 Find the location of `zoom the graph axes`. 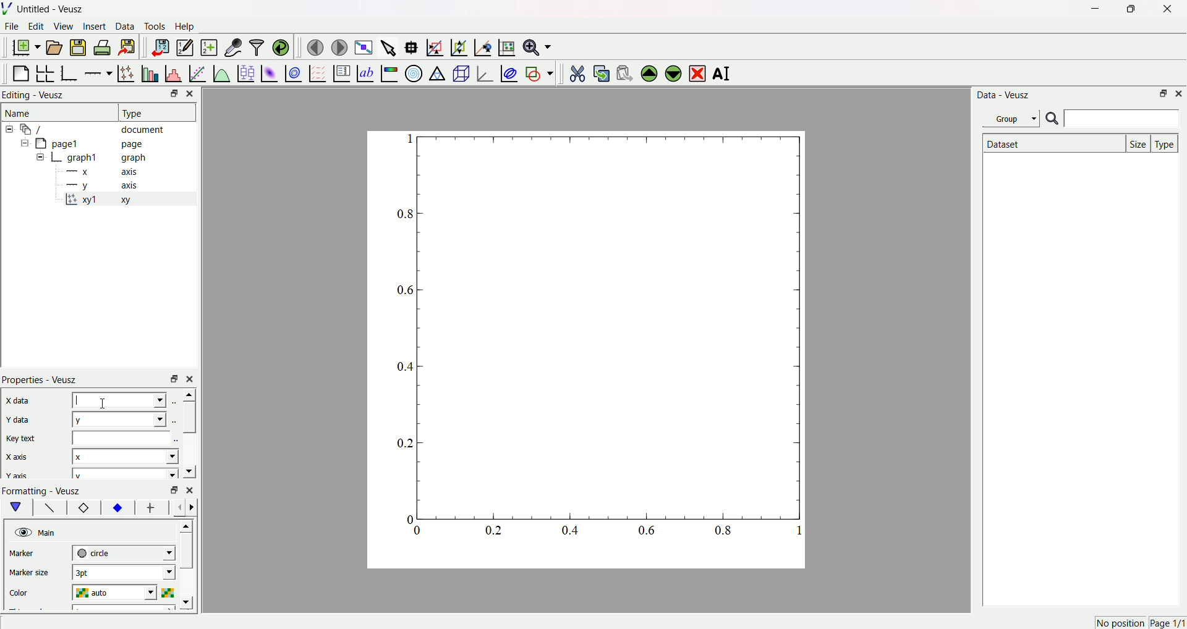

zoom the graph axes is located at coordinates (457, 46).